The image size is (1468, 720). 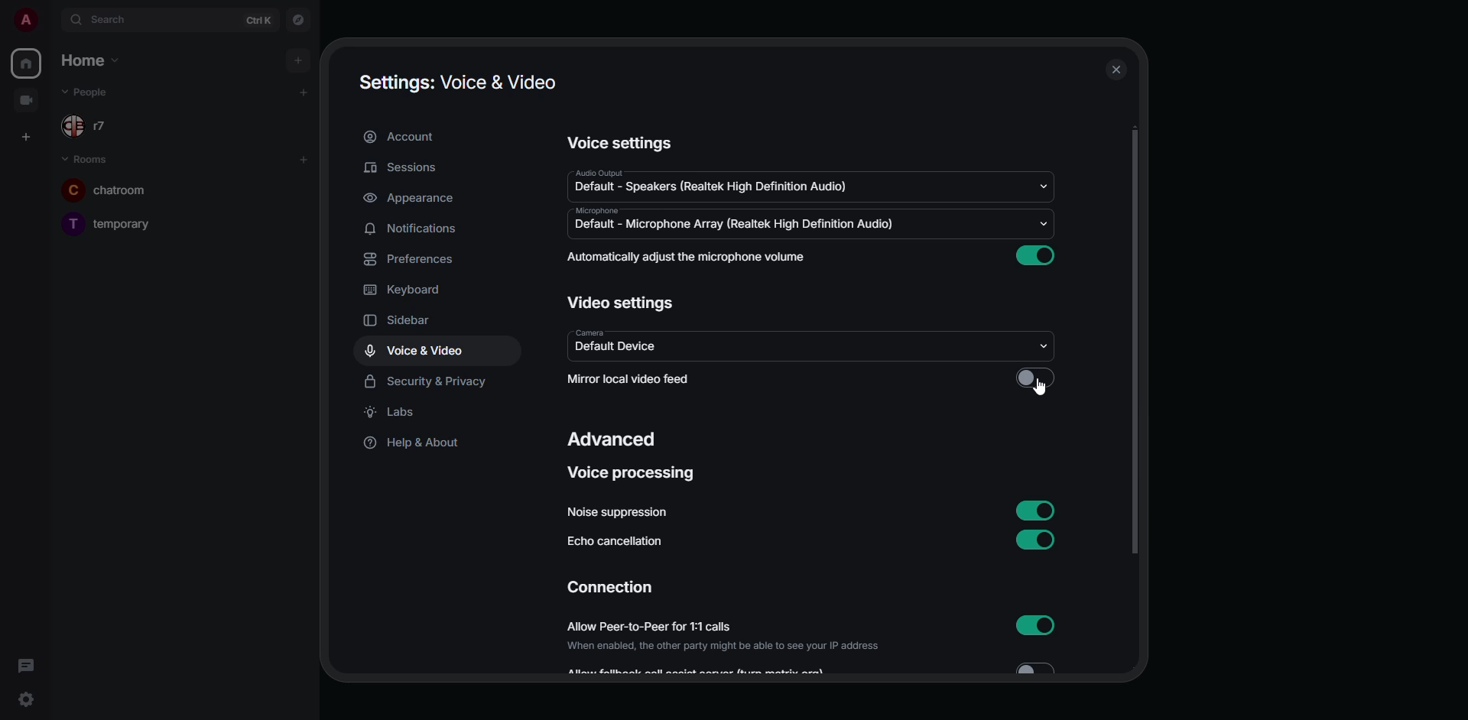 What do you see at coordinates (415, 351) in the screenshot?
I see `voice & video` at bounding box center [415, 351].